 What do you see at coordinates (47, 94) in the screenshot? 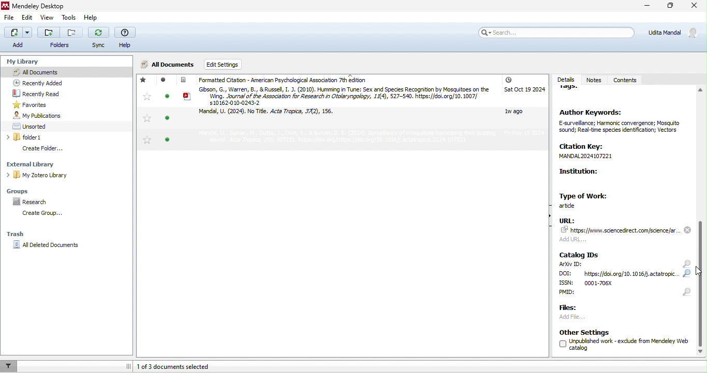
I see `recently read` at bounding box center [47, 94].